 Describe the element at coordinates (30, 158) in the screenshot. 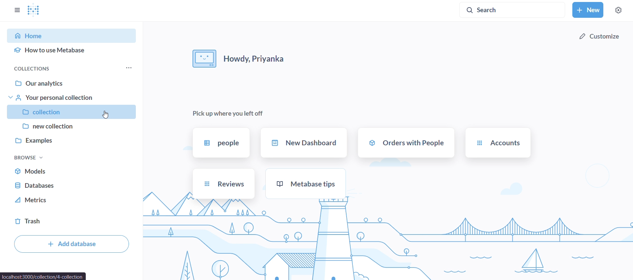

I see `browse` at that location.